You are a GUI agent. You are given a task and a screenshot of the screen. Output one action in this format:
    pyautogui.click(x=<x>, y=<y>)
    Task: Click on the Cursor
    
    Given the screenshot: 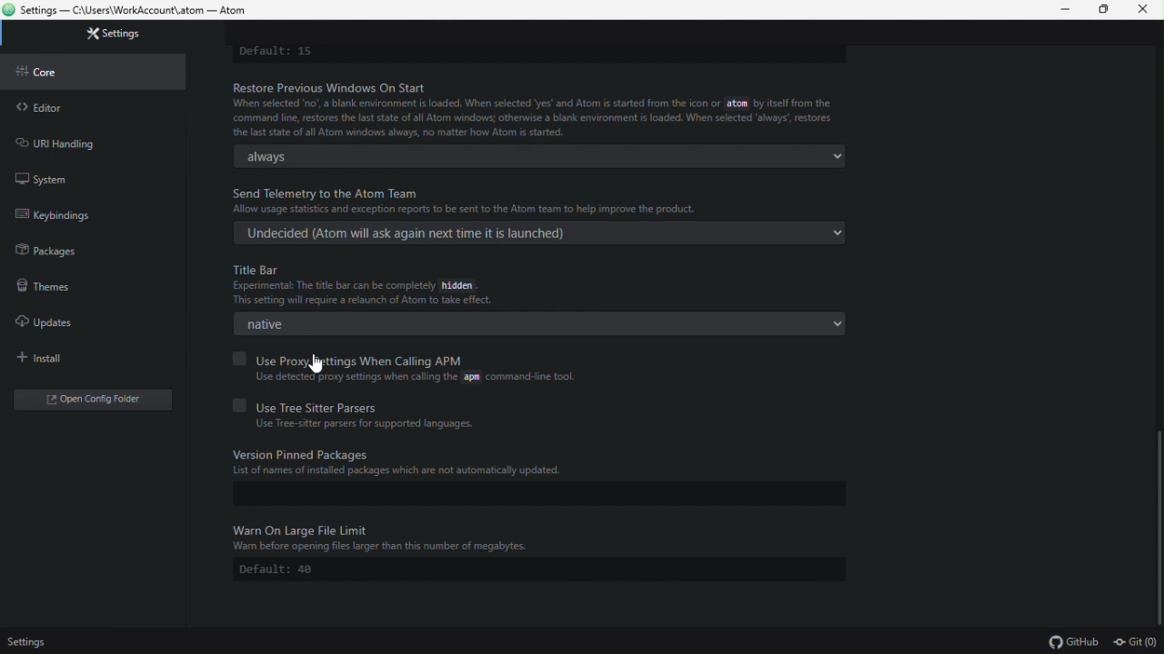 What is the action you would take?
    pyautogui.click(x=316, y=364)
    